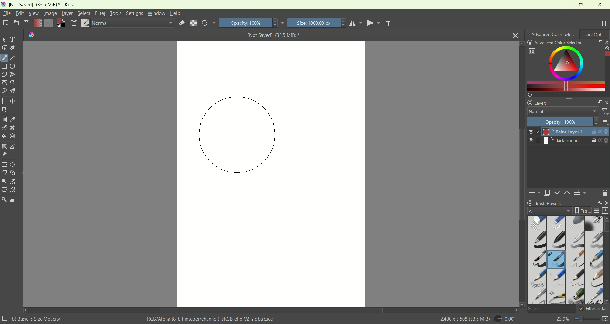 The width and height of the screenshot is (610, 324). What do you see at coordinates (568, 193) in the screenshot?
I see `move layer up` at bounding box center [568, 193].